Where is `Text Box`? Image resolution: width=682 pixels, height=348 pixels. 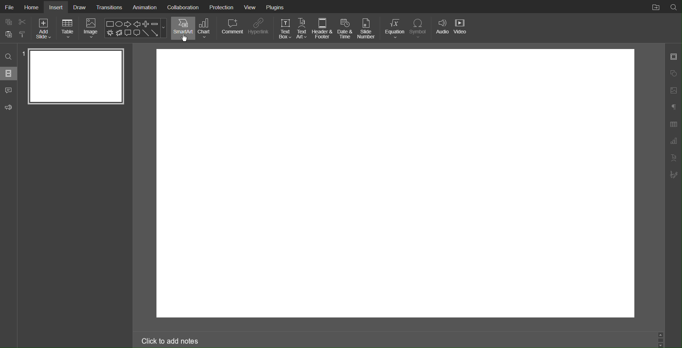 Text Box is located at coordinates (285, 28).